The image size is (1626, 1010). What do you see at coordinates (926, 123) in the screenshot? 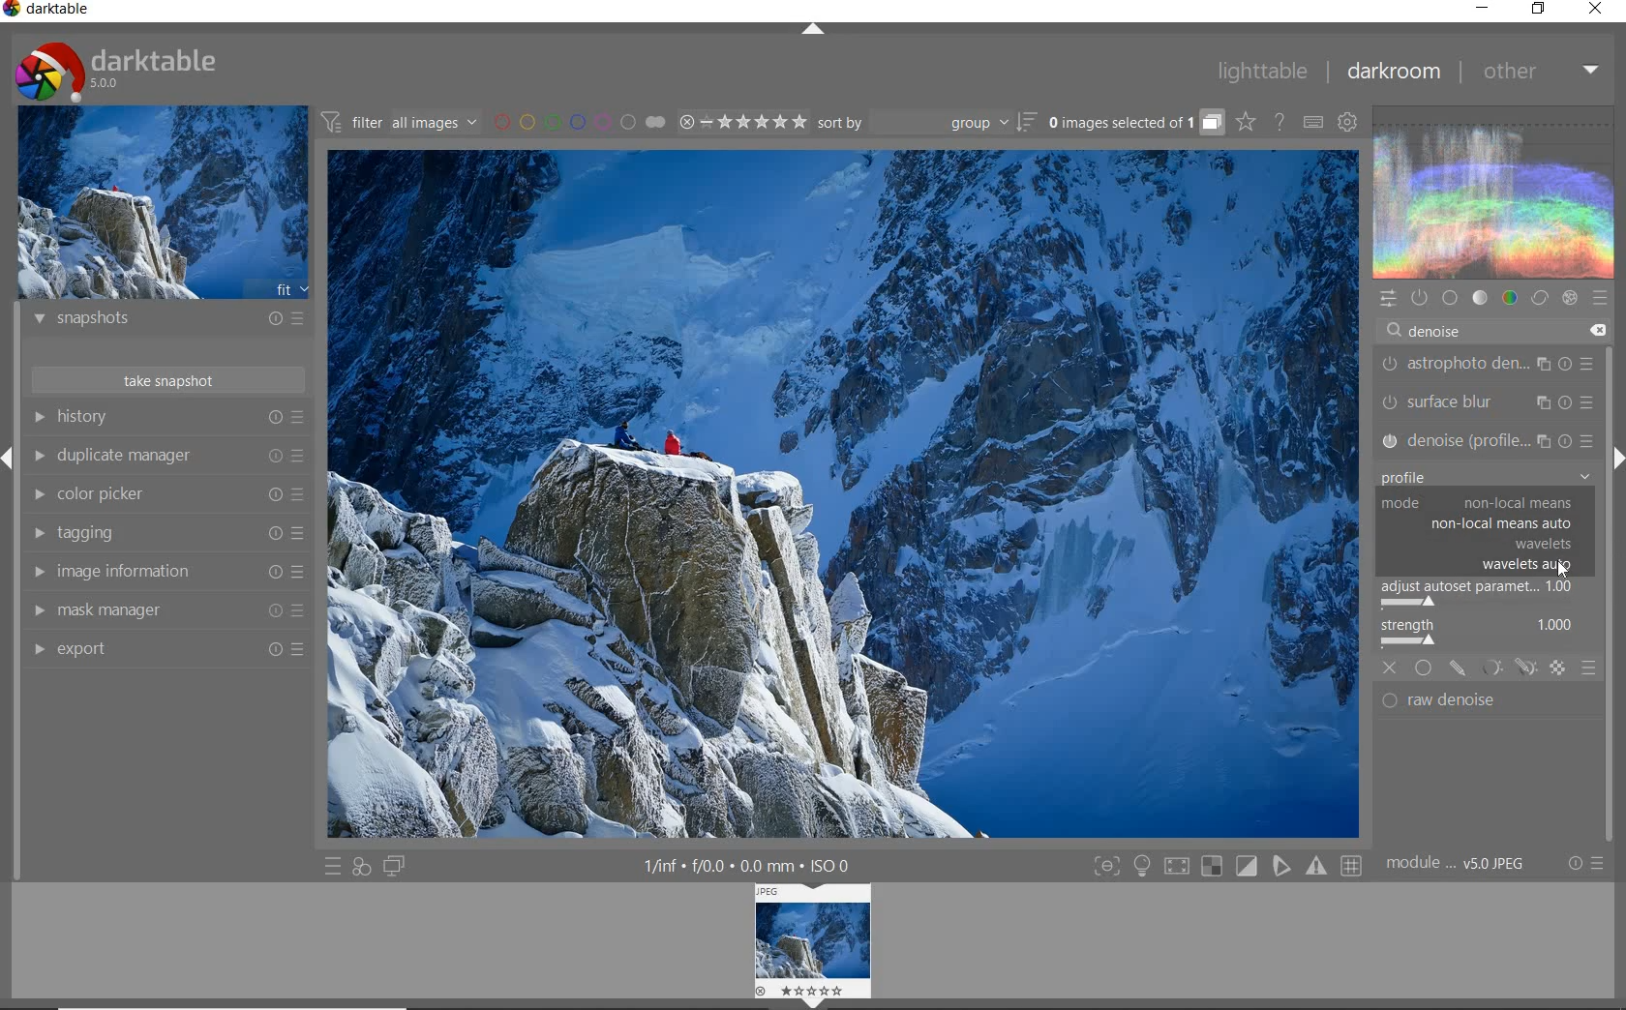
I see `sort` at bounding box center [926, 123].